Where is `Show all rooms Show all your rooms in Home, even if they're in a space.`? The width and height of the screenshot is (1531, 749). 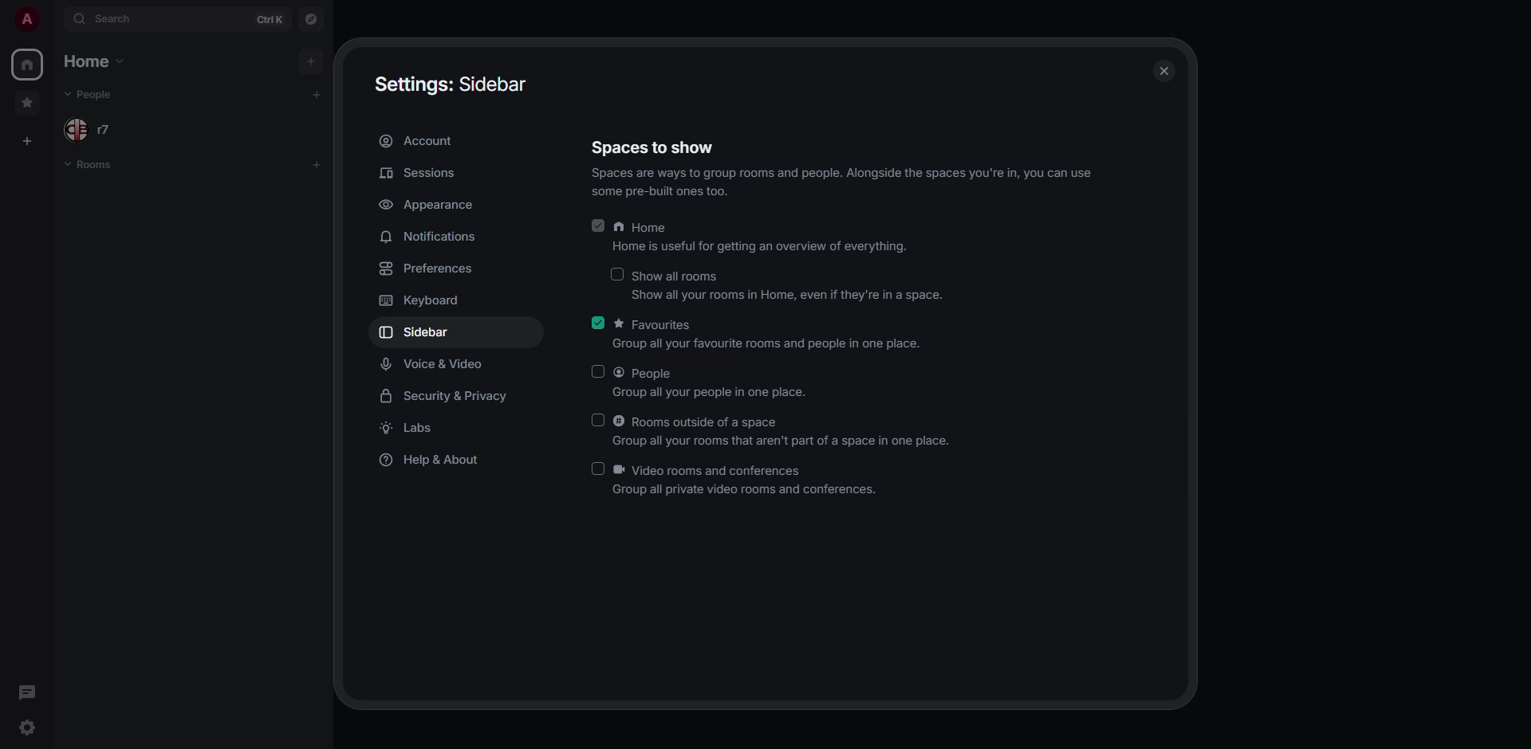 Show all rooms Show all your rooms in Home, even if they're in a space. is located at coordinates (790, 284).